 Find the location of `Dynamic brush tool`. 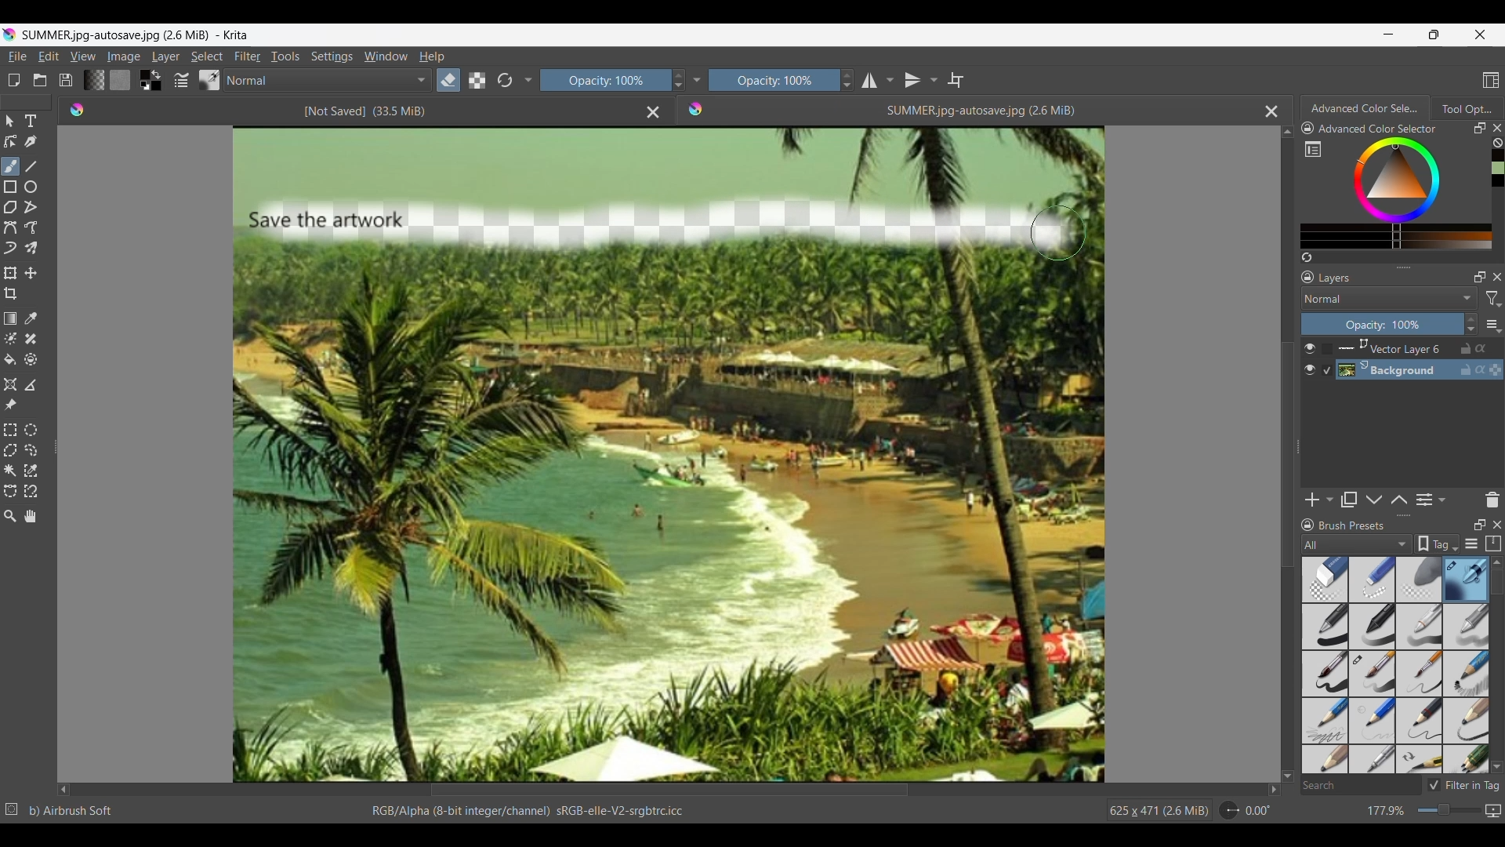

Dynamic brush tool is located at coordinates (10, 248).